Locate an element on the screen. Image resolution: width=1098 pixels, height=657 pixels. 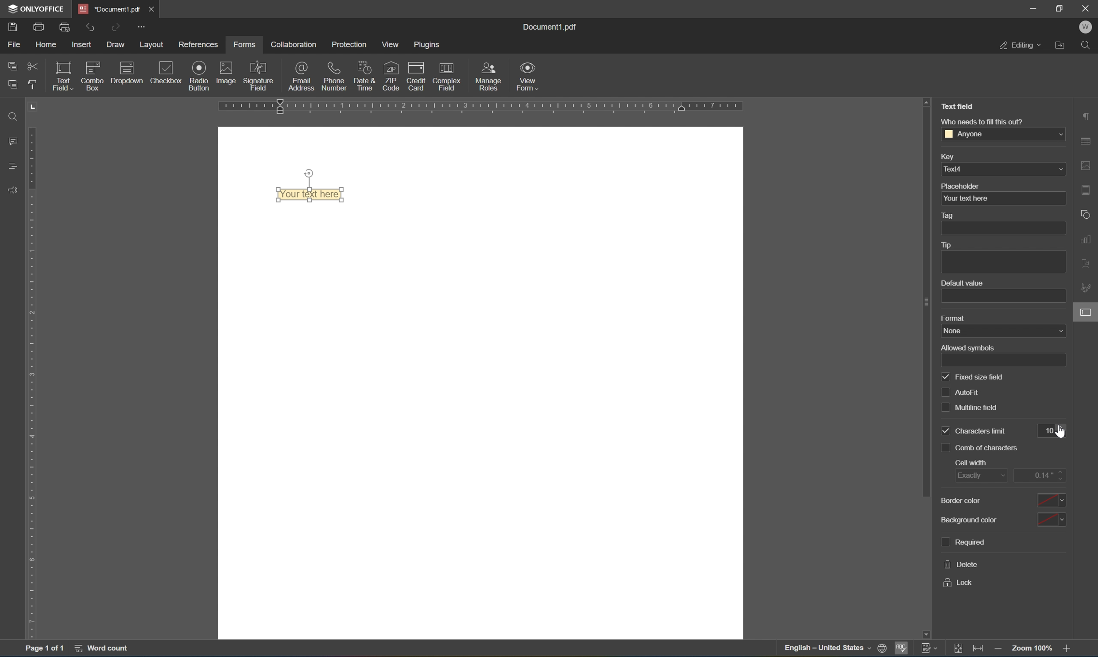
who needs to fill this out? is located at coordinates (984, 122).